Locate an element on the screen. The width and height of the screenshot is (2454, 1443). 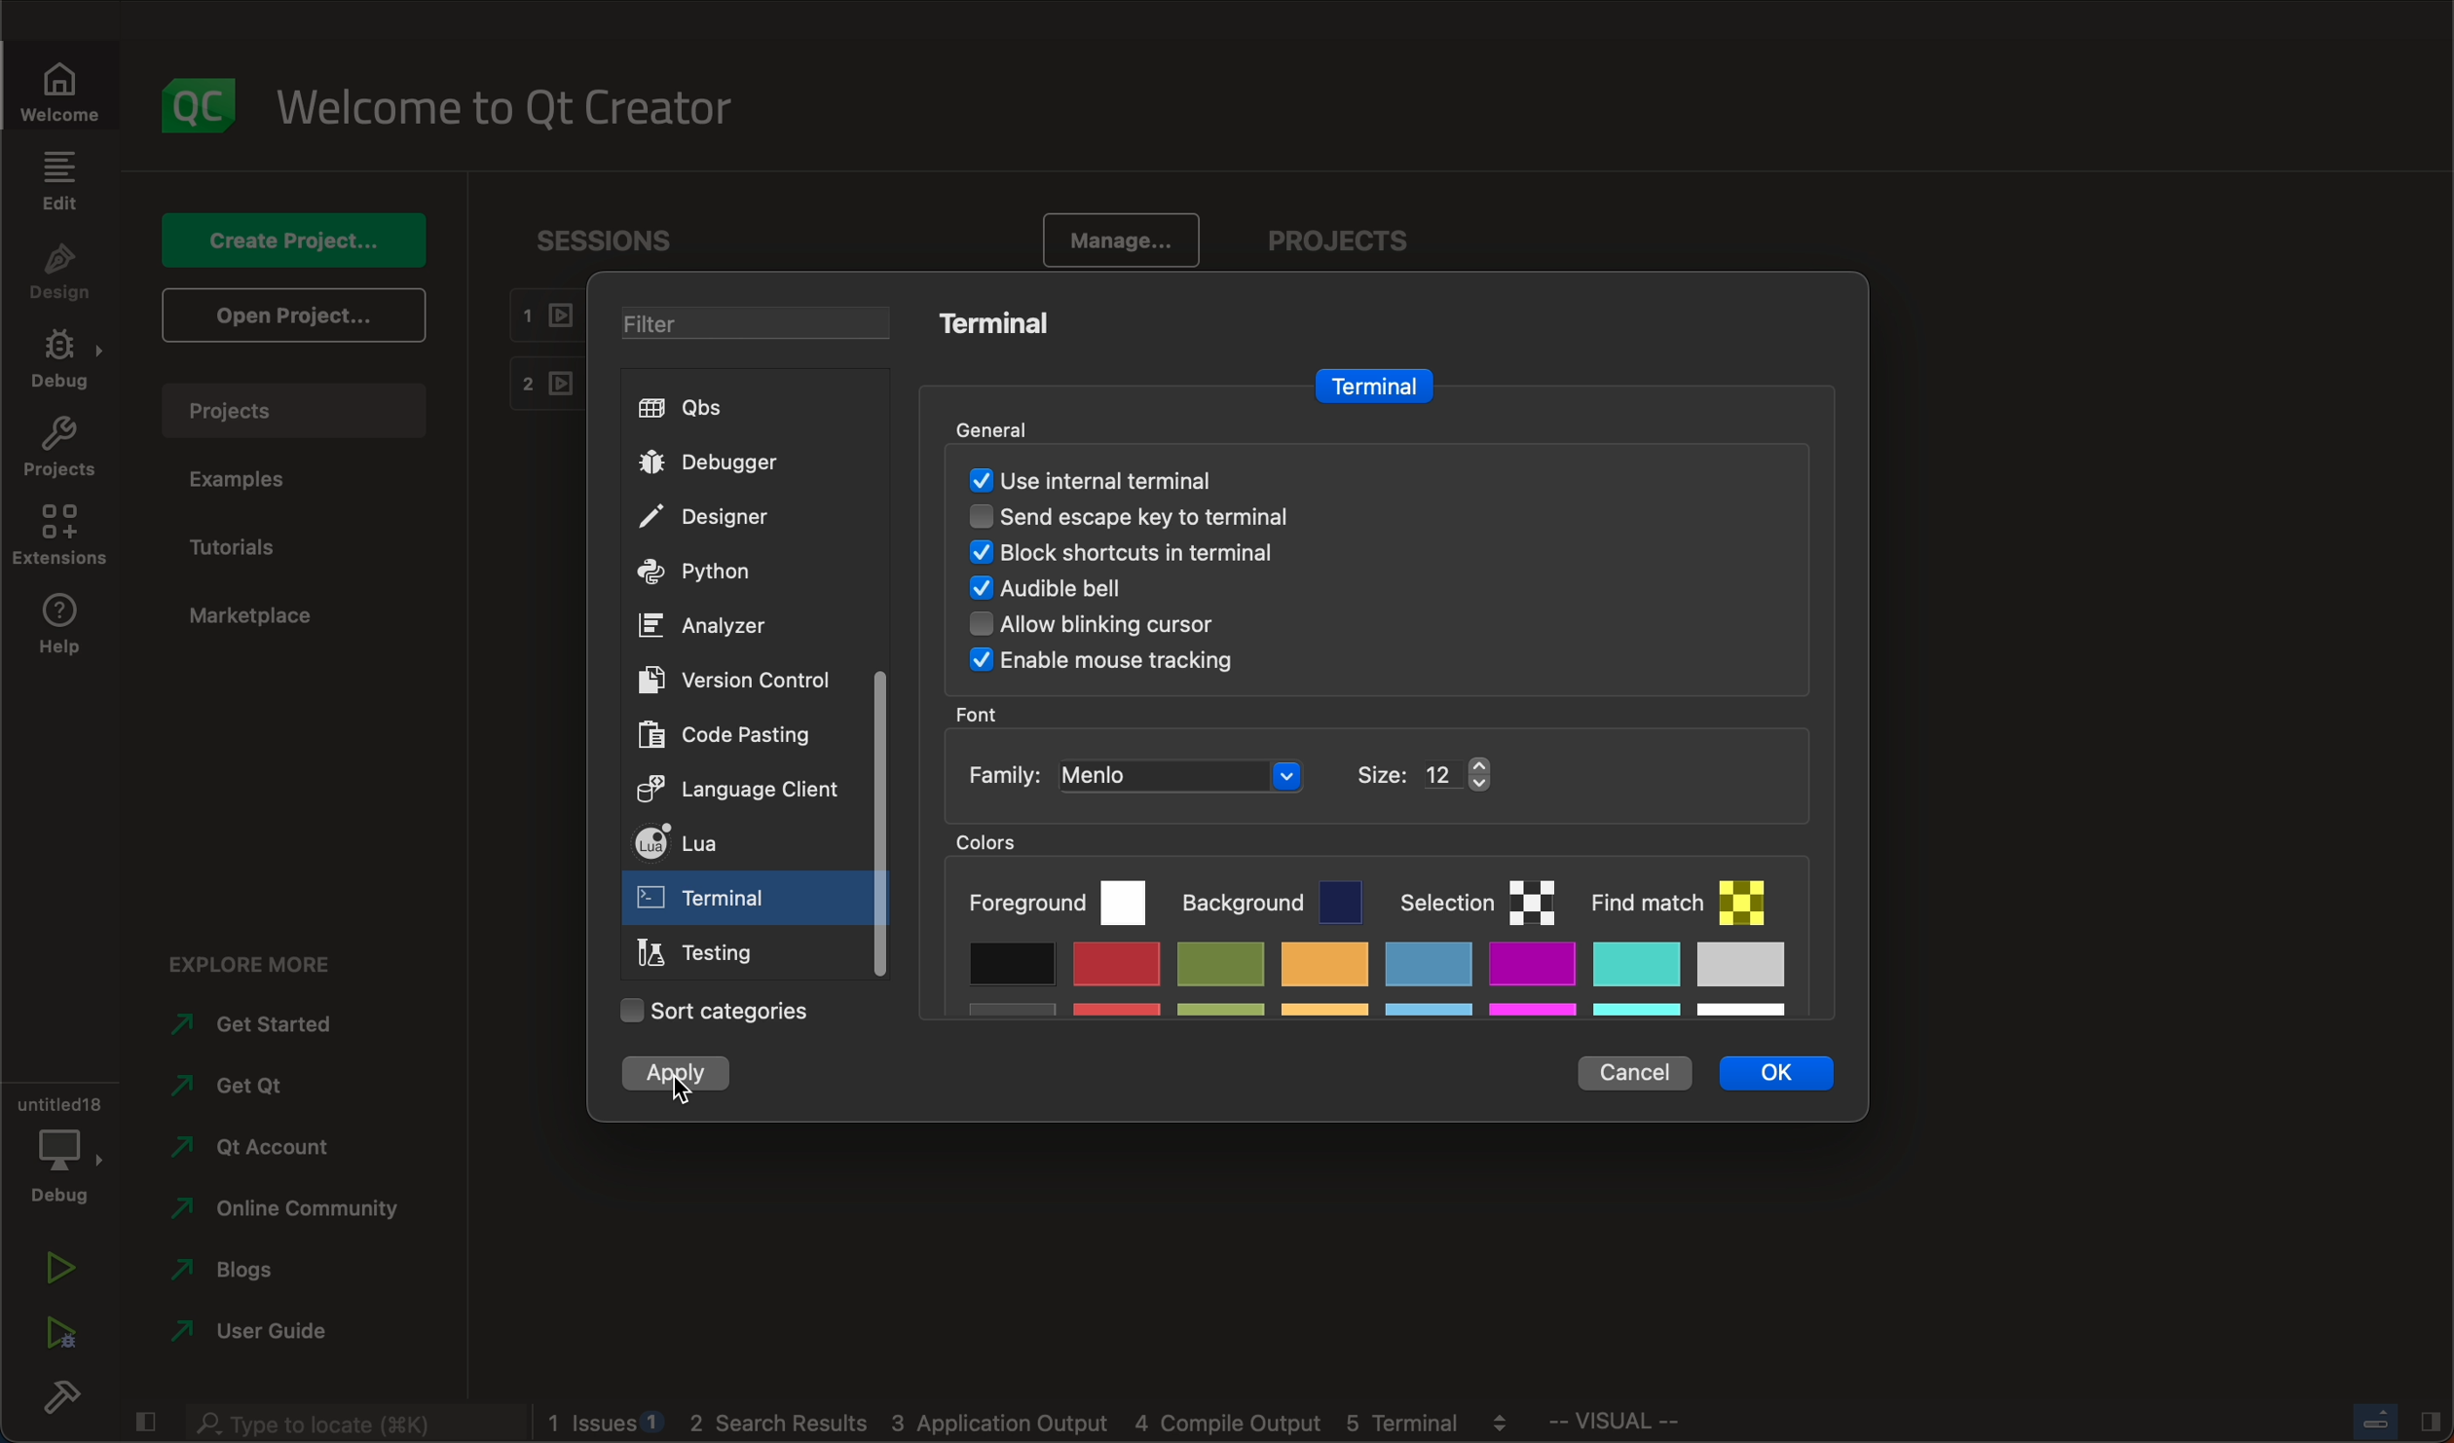
version is located at coordinates (746, 677).